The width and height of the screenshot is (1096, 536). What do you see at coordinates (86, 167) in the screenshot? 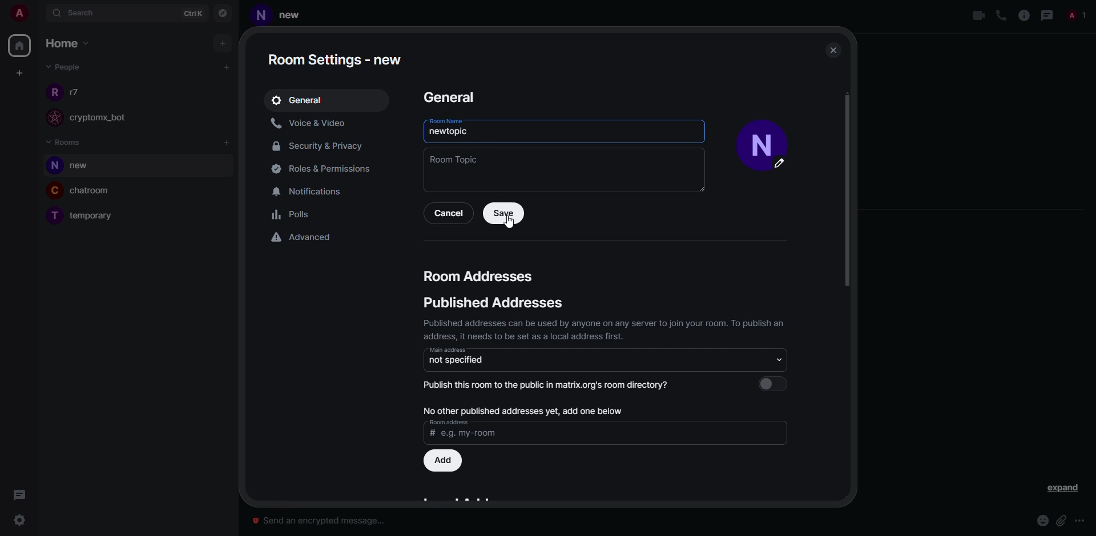
I see `room` at bounding box center [86, 167].